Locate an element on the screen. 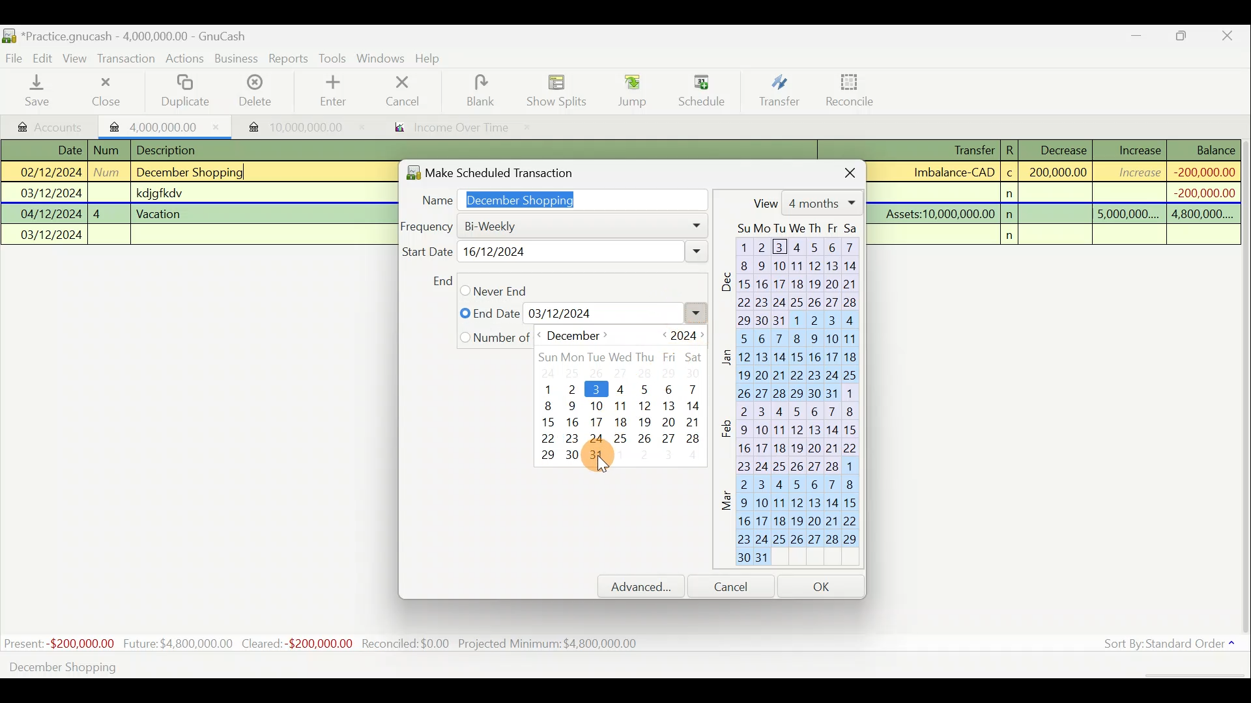  File is located at coordinates (15, 59).